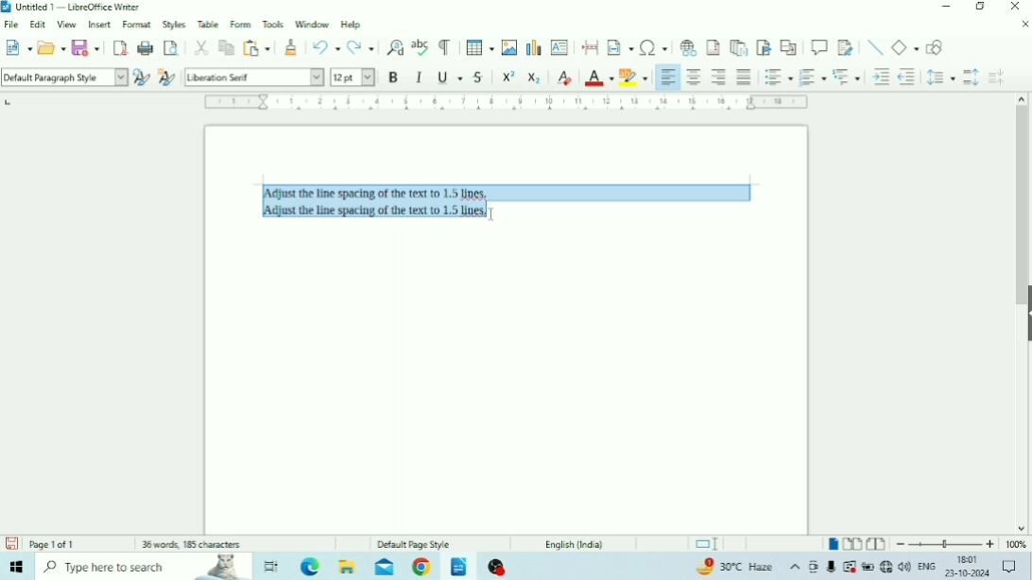 The height and width of the screenshot is (580, 1032). What do you see at coordinates (87, 48) in the screenshot?
I see `Save` at bounding box center [87, 48].